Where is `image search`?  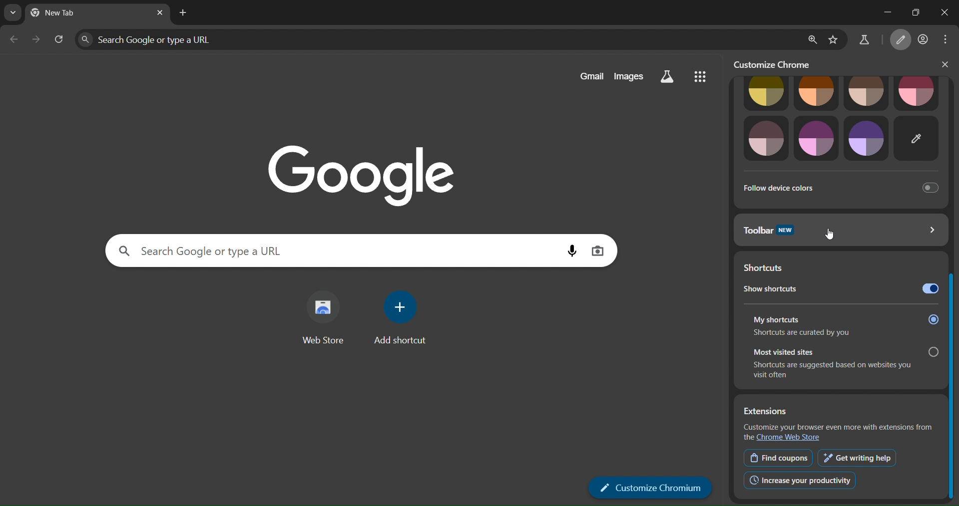 image search is located at coordinates (598, 251).